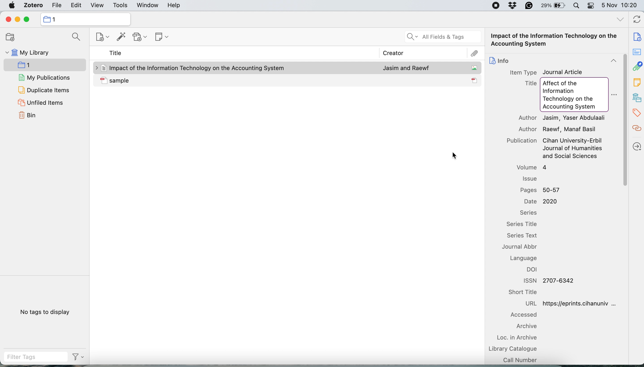  What do you see at coordinates (637, 67) in the screenshot?
I see `attachment` at bounding box center [637, 67].